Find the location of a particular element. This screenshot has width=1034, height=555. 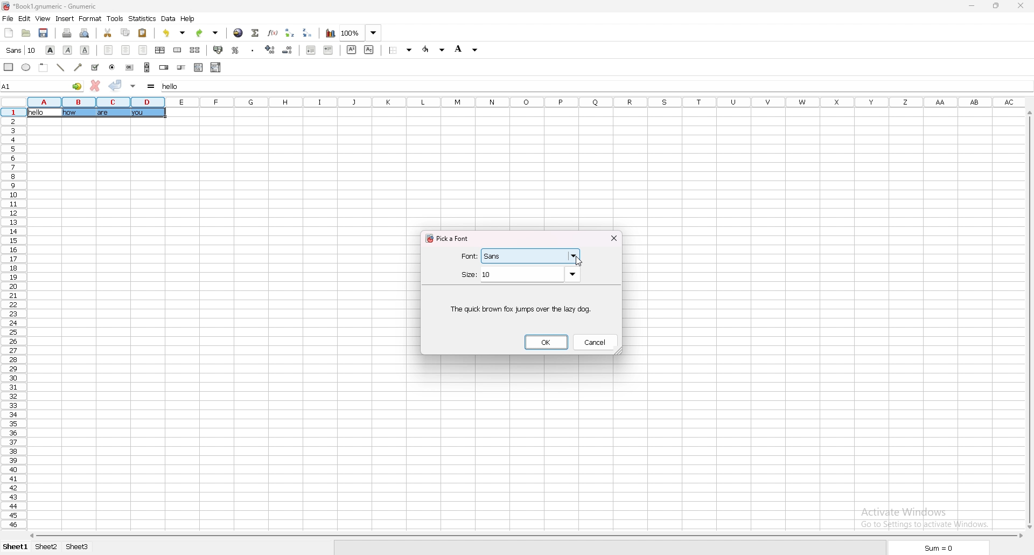

rectangle is located at coordinates (8, 67).